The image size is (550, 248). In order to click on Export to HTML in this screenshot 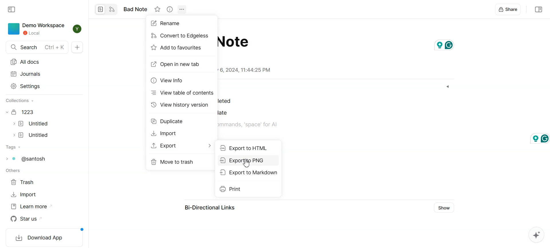, I will do `click(248, 147)`.